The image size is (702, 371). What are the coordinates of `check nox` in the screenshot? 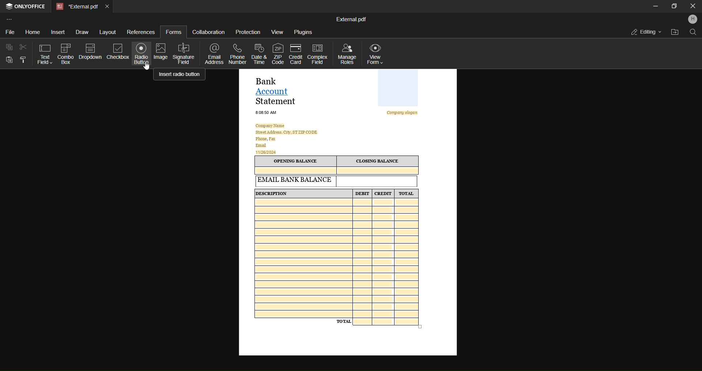 It's located at (117, 51).